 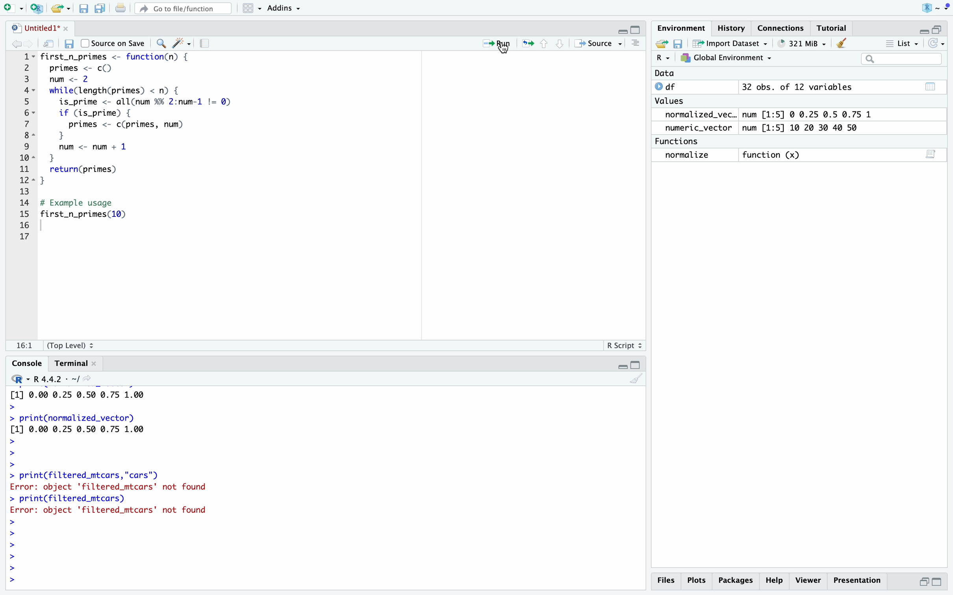 I want to click on normalized_vec.. num [1:5] @ 0.25 0.5 0.75 1, so click(x=771, y=114).